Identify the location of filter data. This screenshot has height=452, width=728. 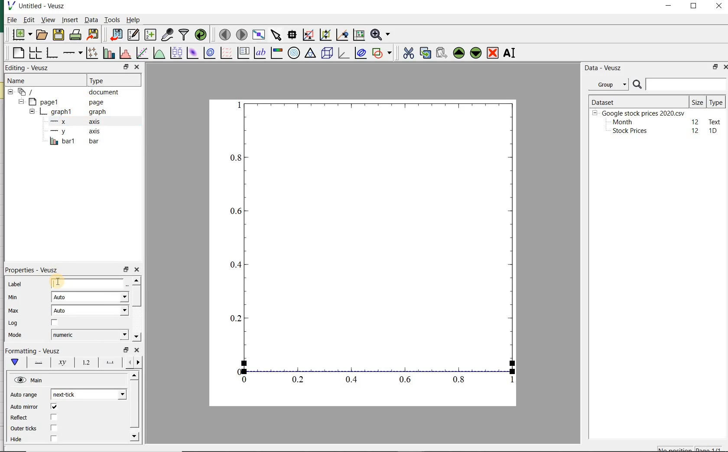
(184, 34).